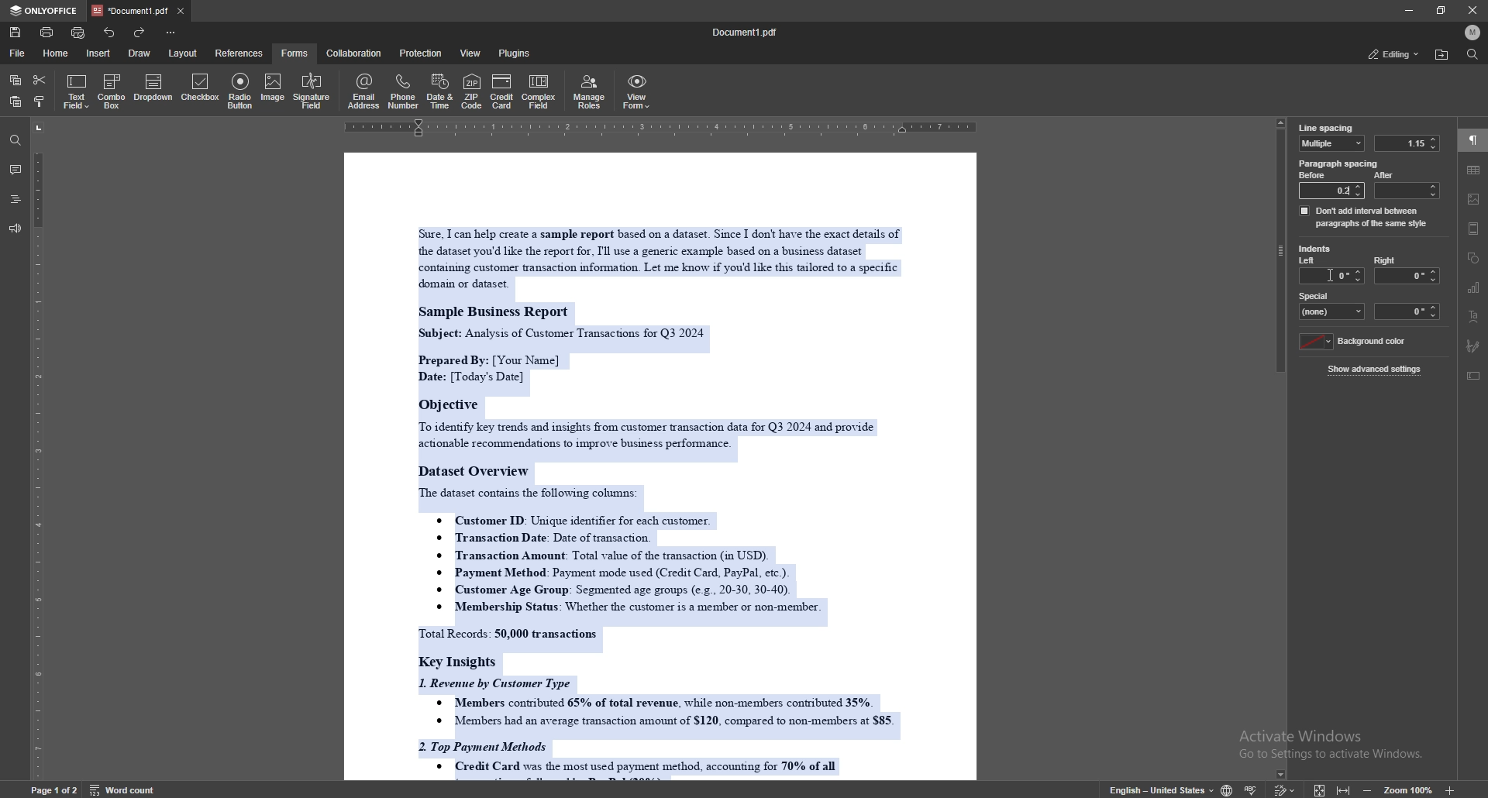 Image resolution: width=1488 pixels, height=798 pixels. Describe the element at coordinates (1283, 449) in the screenshot. I see `scroll bar` at that location.